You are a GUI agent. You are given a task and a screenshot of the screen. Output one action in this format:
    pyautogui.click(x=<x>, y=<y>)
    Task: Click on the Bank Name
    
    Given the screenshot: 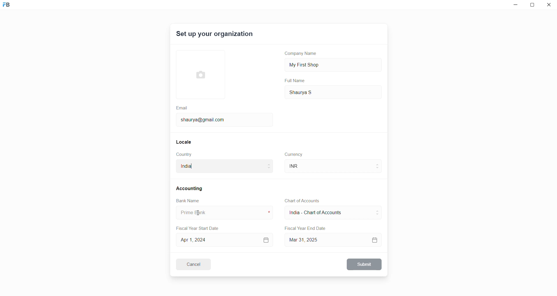 What is the action you would take?
    pyautogui.click(x=188, y=201)
    